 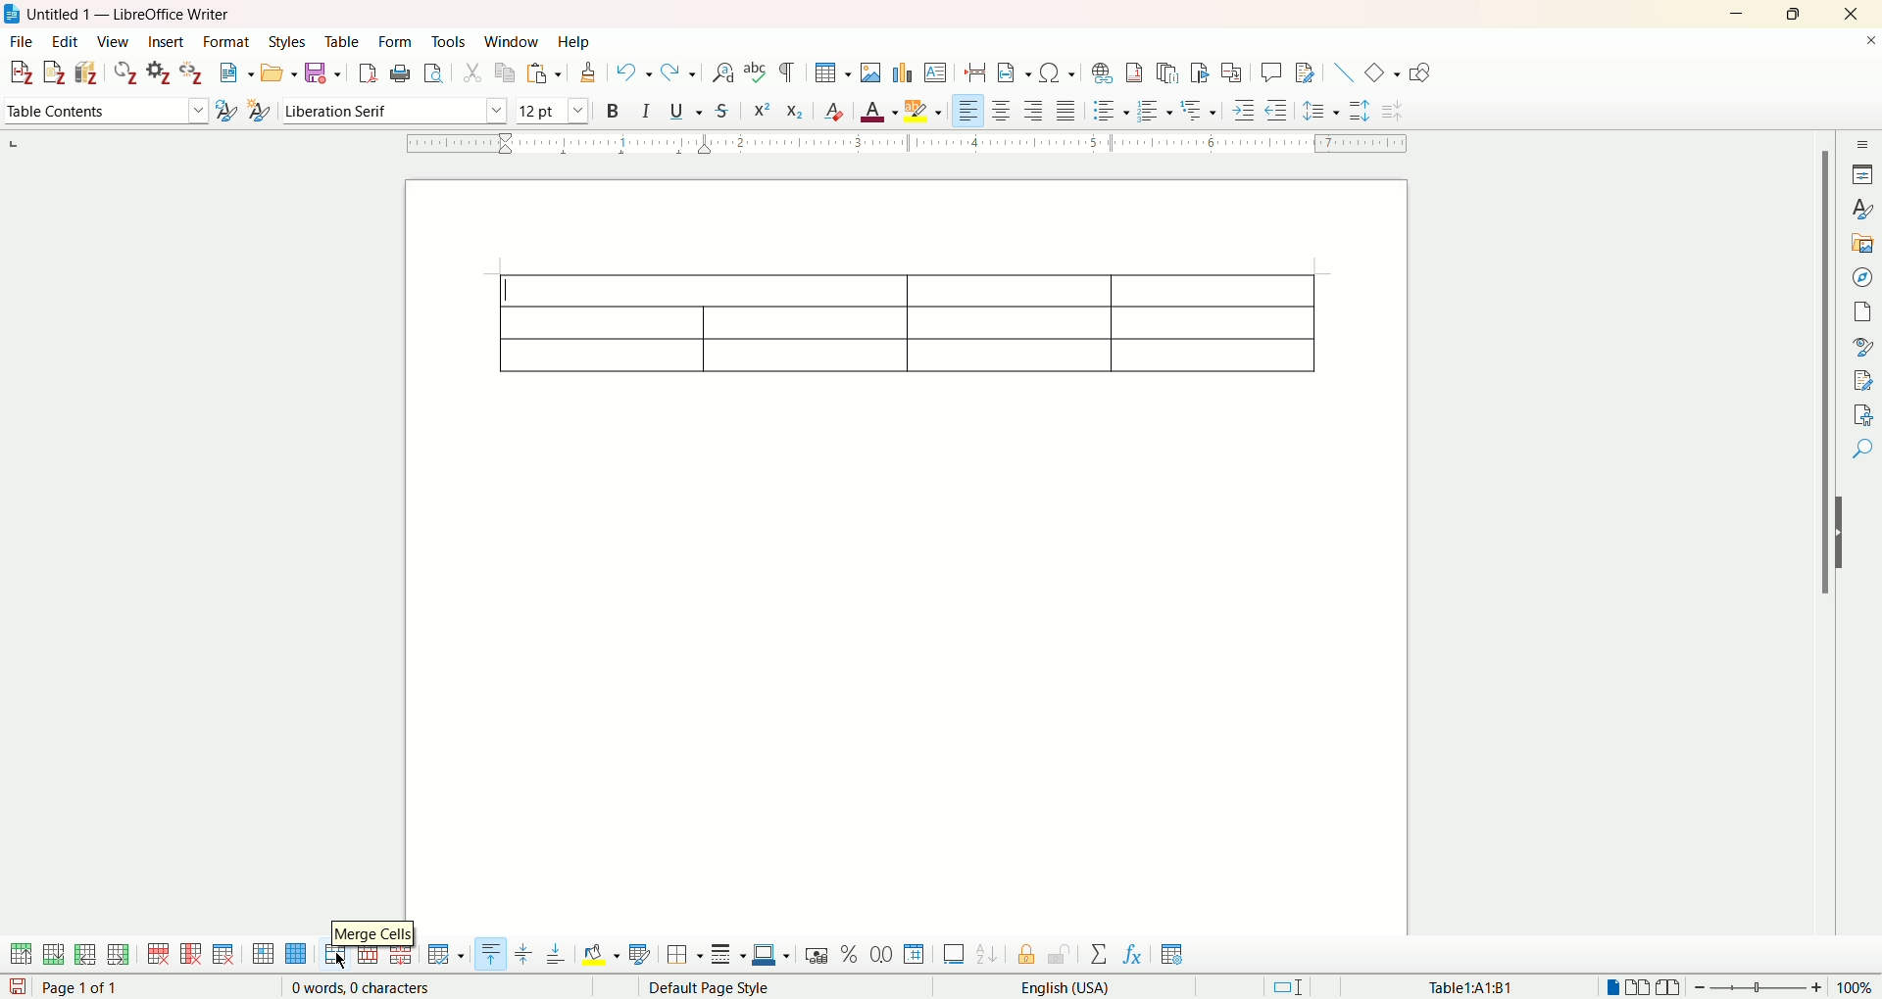 I want to click on spelling check, so click(x=756, y=73).